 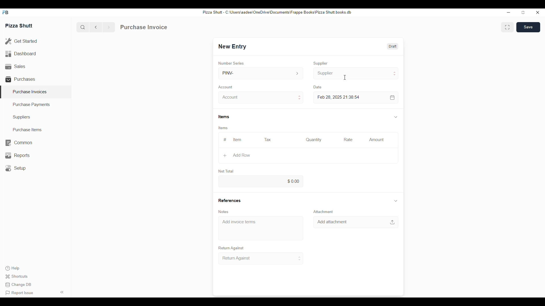 I want to click on search, so click(x=83, y=27).